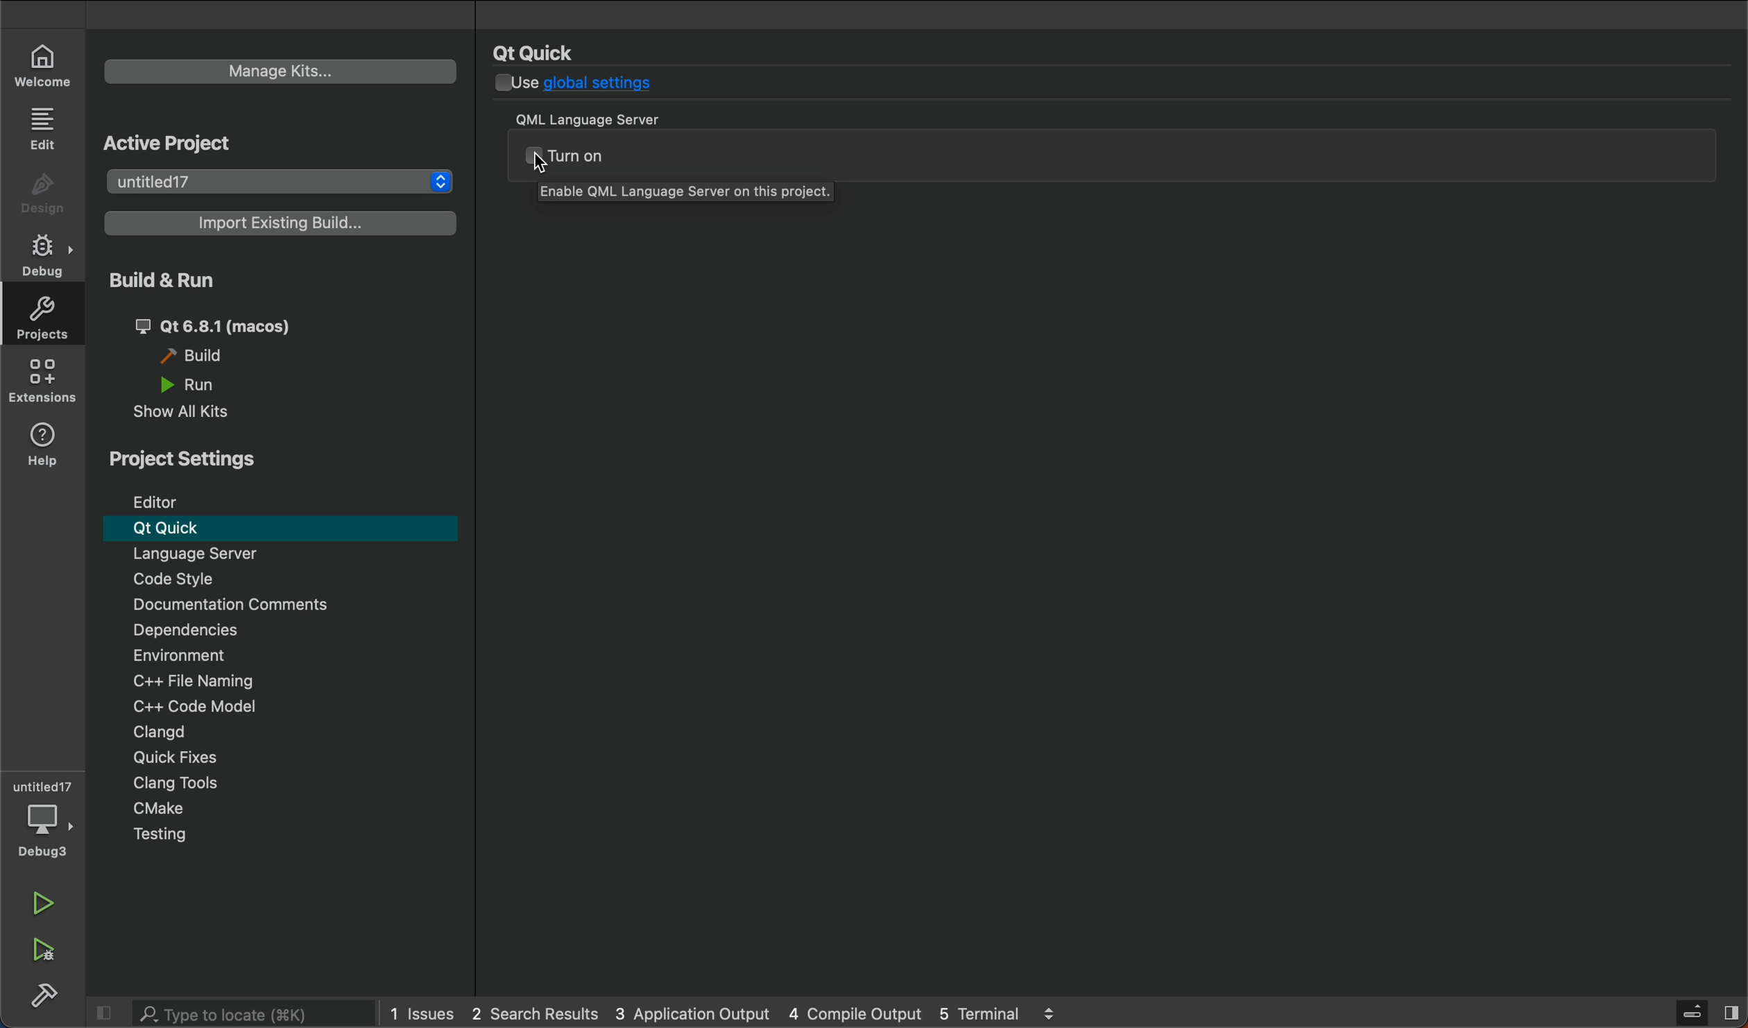 The width and height of the screenshot is (1748, 1028). What do you see at coordinates (291, 606) in the screenshot?
I see `Documentation ` at bounding box center [291, 606].